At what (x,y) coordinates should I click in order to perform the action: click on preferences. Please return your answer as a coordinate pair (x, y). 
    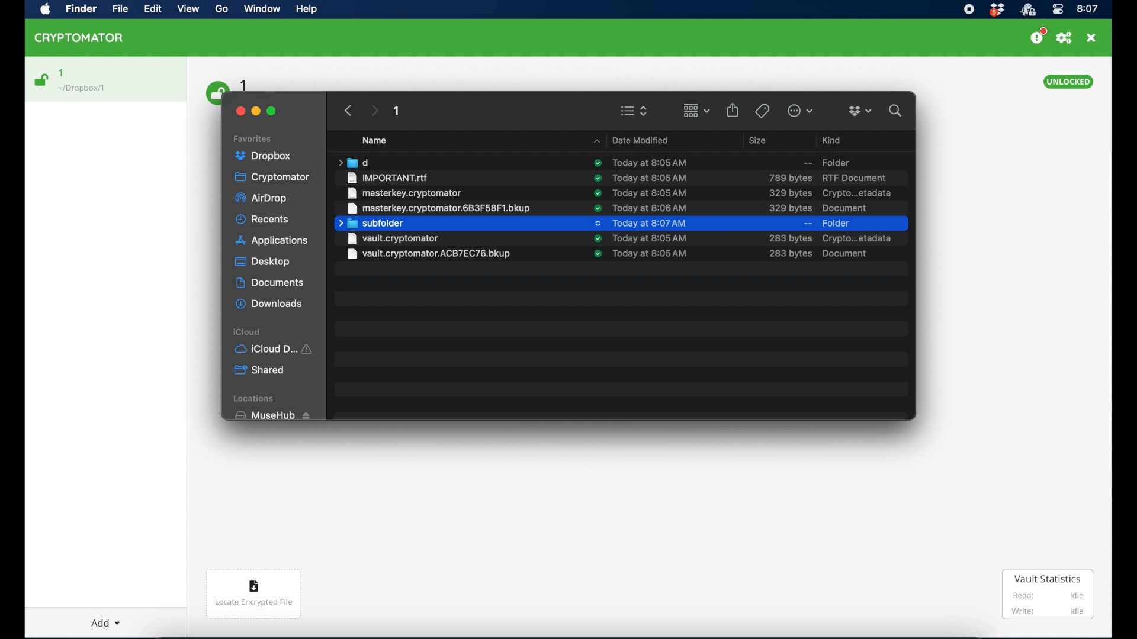
    Looking at the image, I should click on (1064, 38).